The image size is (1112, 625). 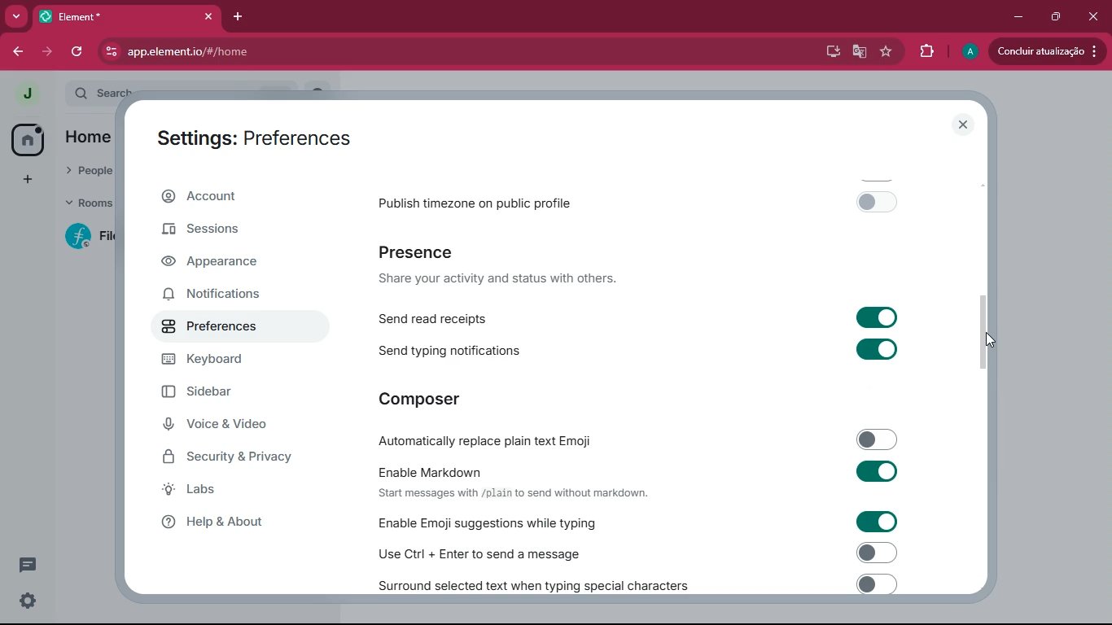 I want to click on account, so click(x=225, y=199).